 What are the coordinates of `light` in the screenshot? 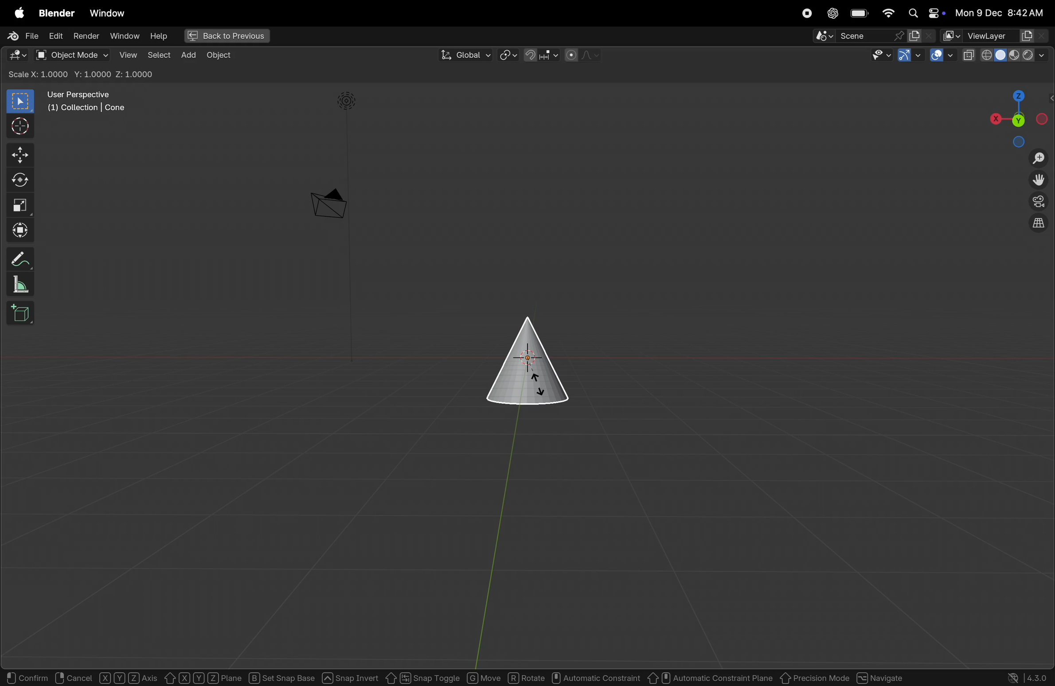 It's located at (348, 101).